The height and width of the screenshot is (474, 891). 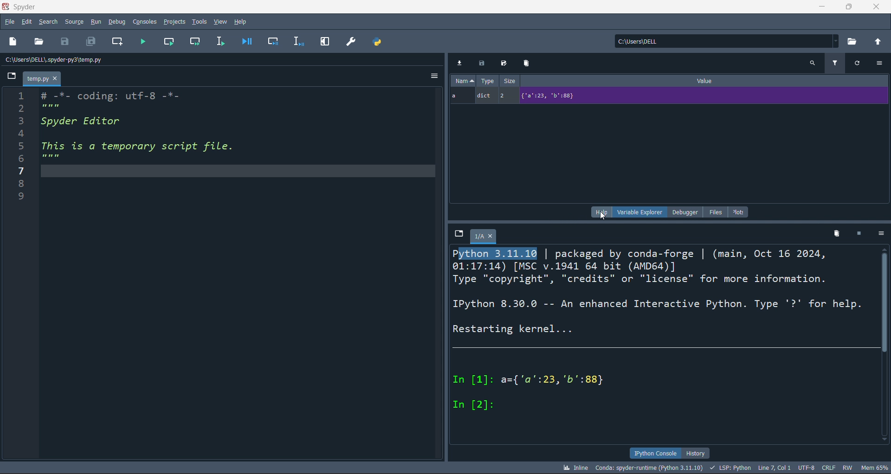 What do you see at coordinates (574, 467) in the screenshot?
I see `inline` at bounding box center [574, 467].